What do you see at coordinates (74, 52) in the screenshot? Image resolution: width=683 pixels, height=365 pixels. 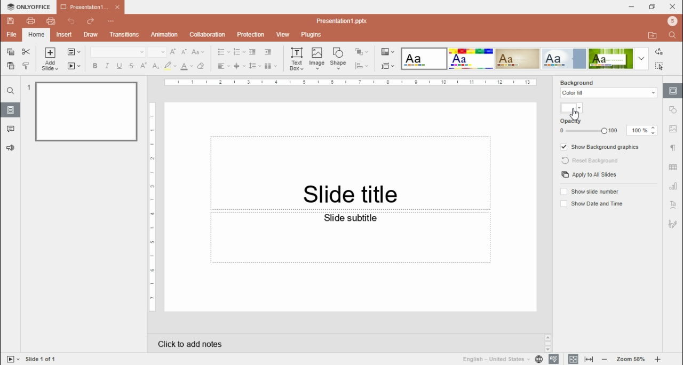 I see `change slide layout` at bounding box center [74, 52].